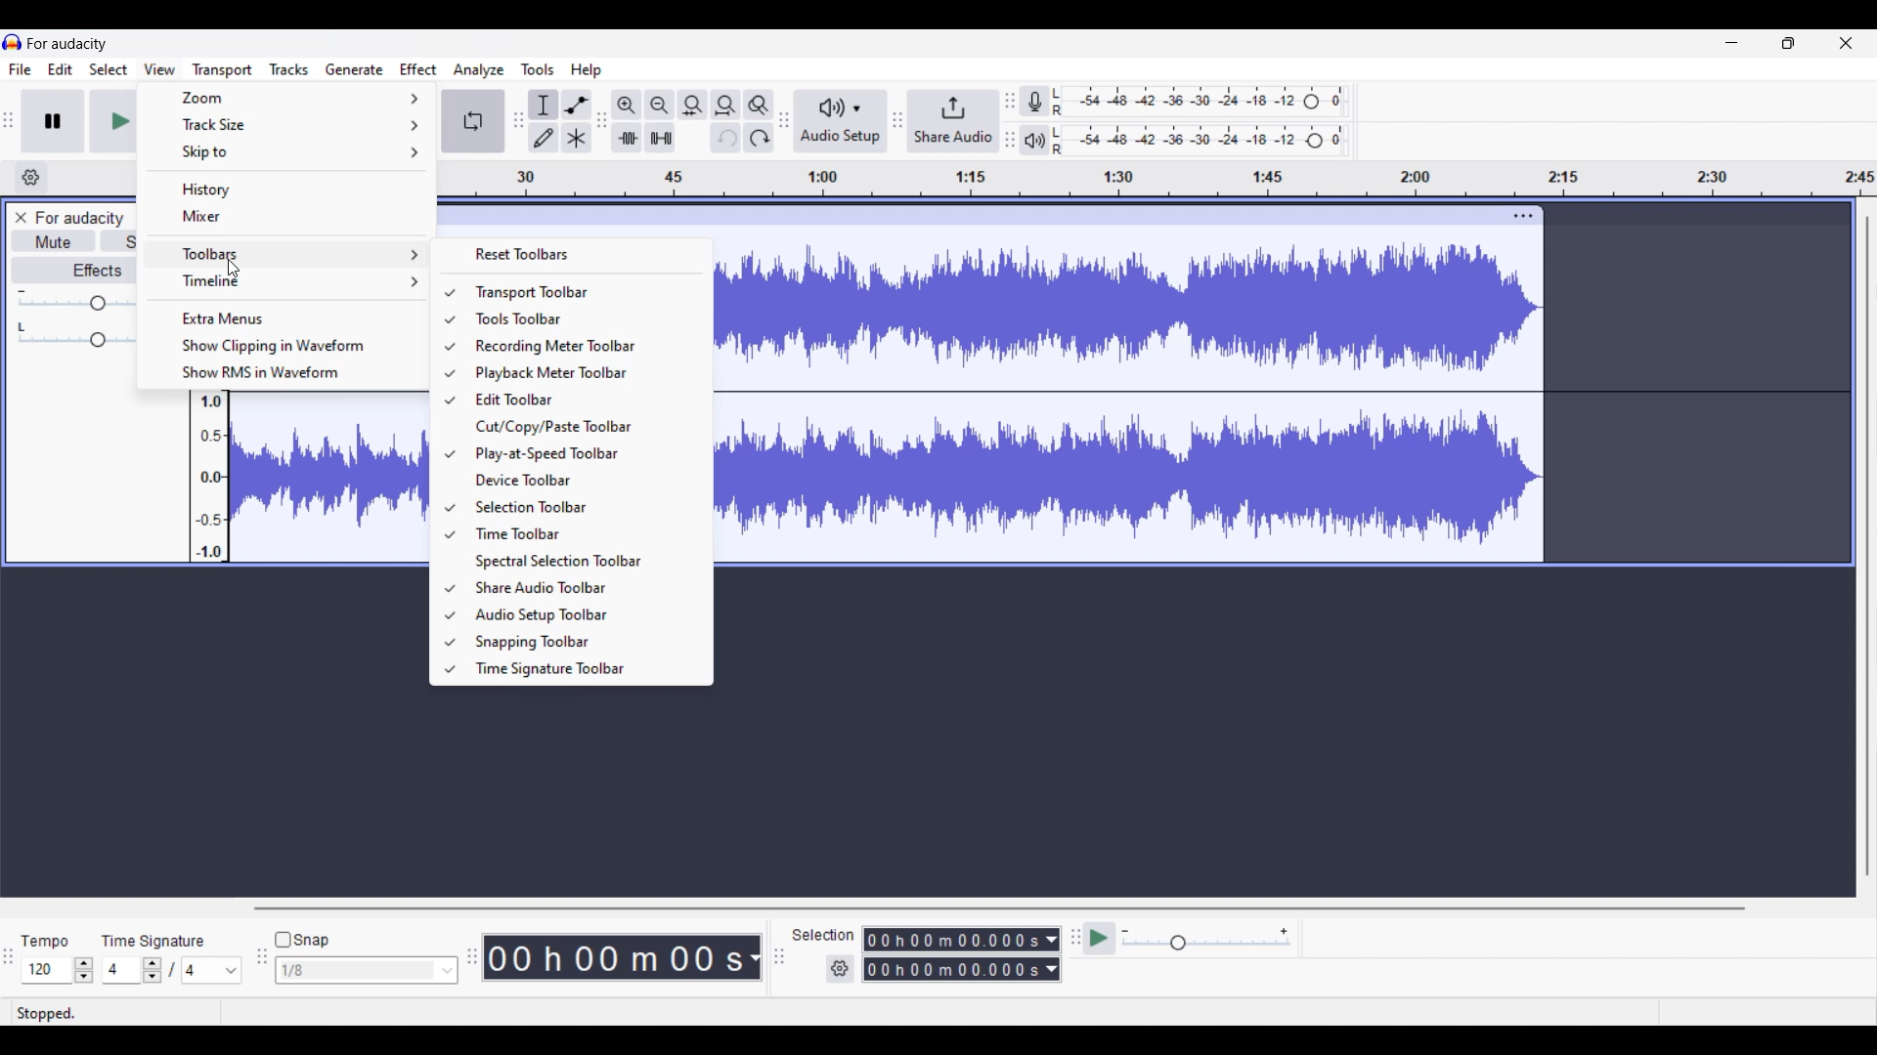  What do you see at coordinates (572, 254) in the screenshot?
I see `Reset toolbars` at bounding box center [572, 254].